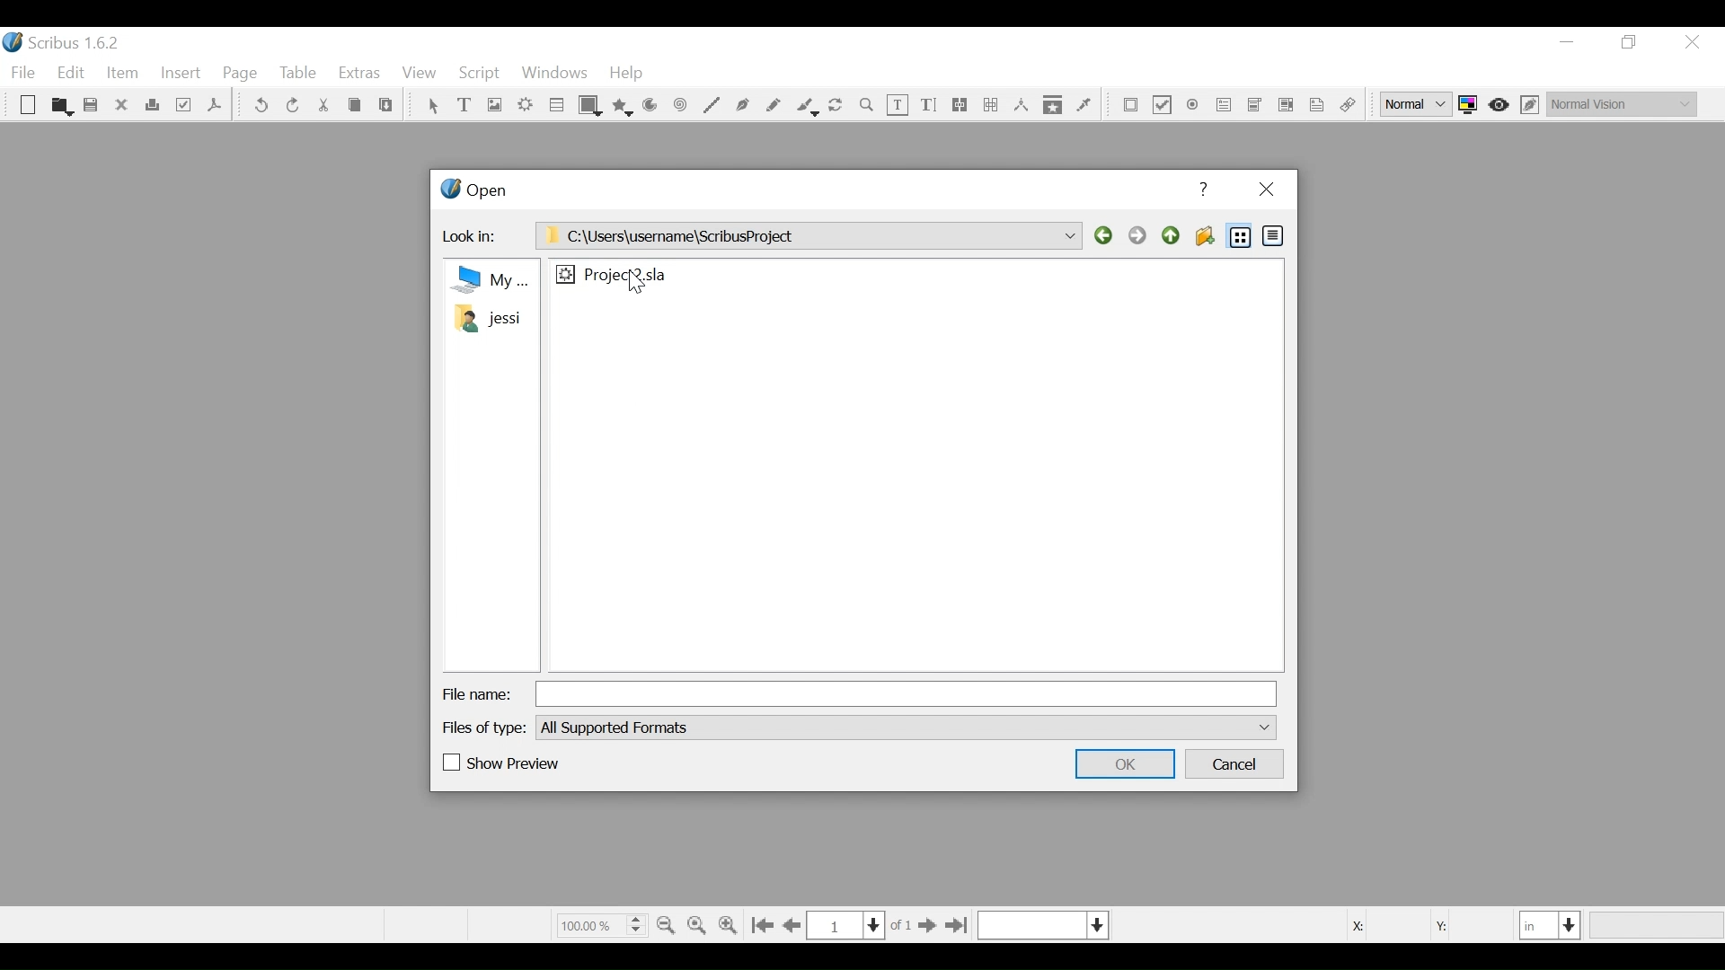 This screenshot has height=970, width=1725. What do you see at coordinates (1053, 104) in the screenshot?
I see `Copy Item properties` at bounding box center [1053, 104].